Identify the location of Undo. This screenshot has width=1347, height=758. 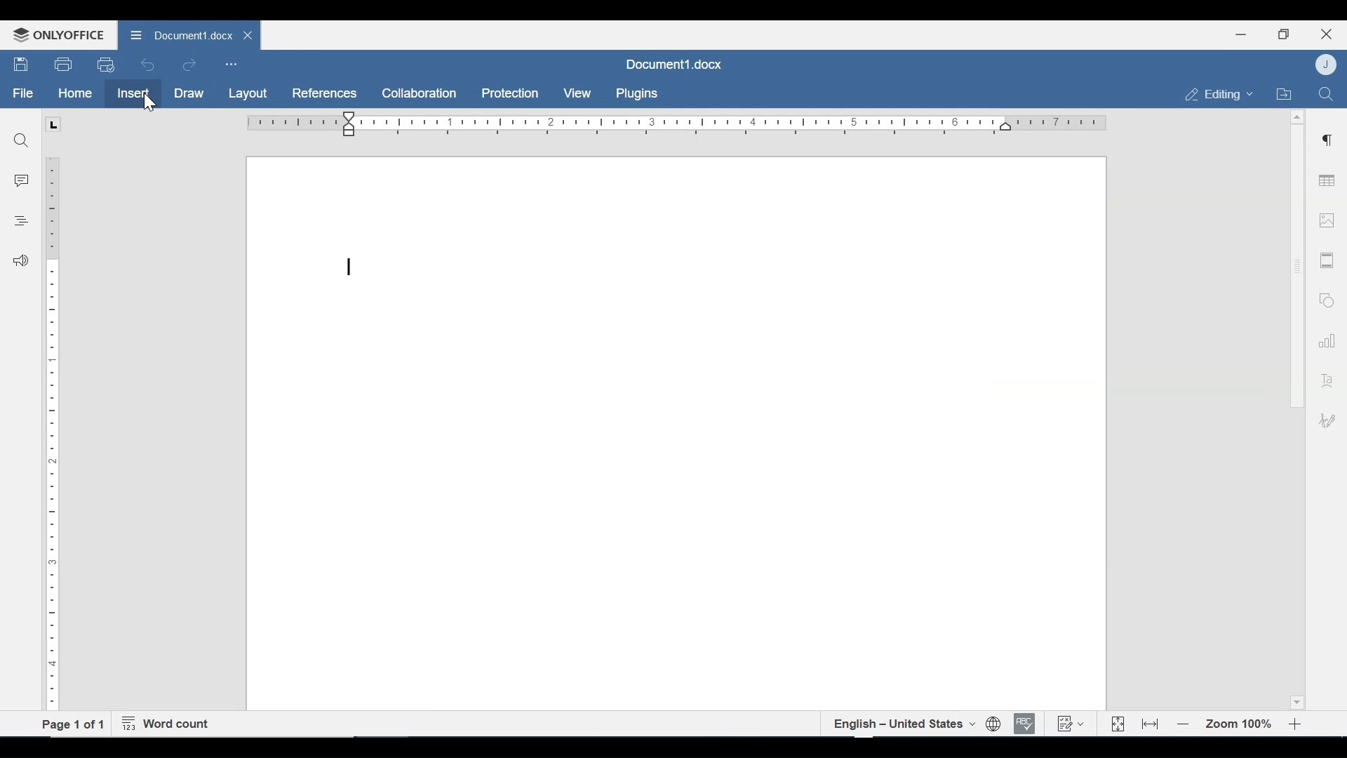
(148, 65).